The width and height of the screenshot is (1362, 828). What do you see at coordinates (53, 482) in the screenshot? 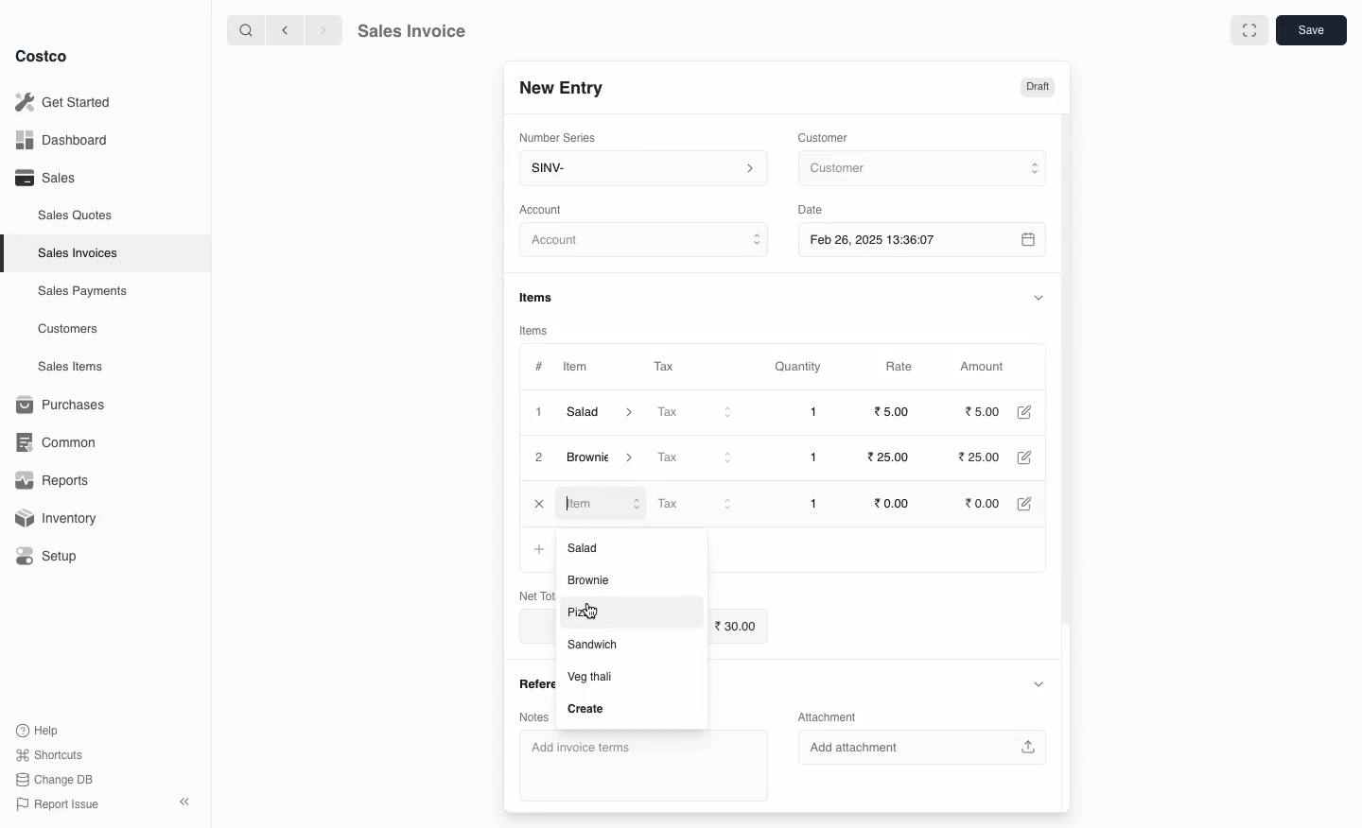
I see `Reports` at bounding box center [53, 482].